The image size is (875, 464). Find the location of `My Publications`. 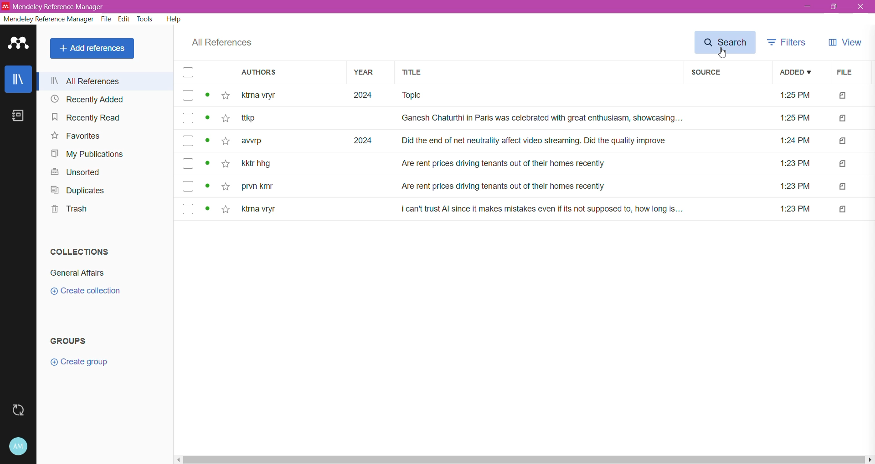

My Publications is located at coordinates (88, 154).